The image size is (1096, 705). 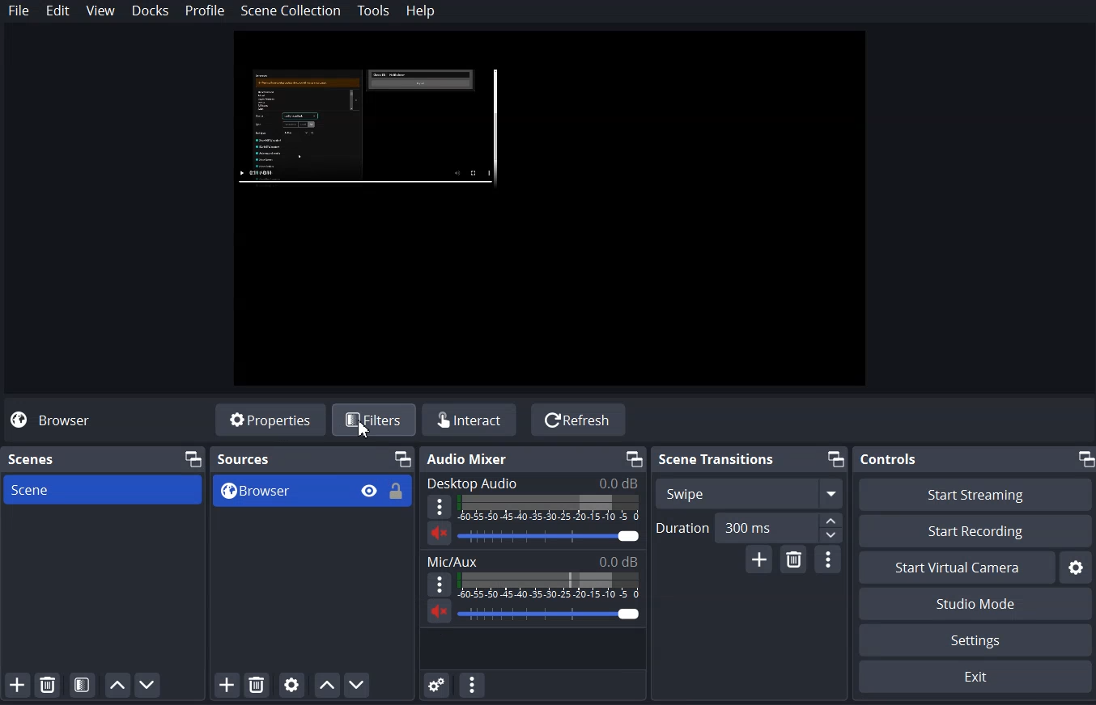 What do you see at coordinates (635, 459) in the screenshot?
I see `Maximize` at bounding box center [635, 459].